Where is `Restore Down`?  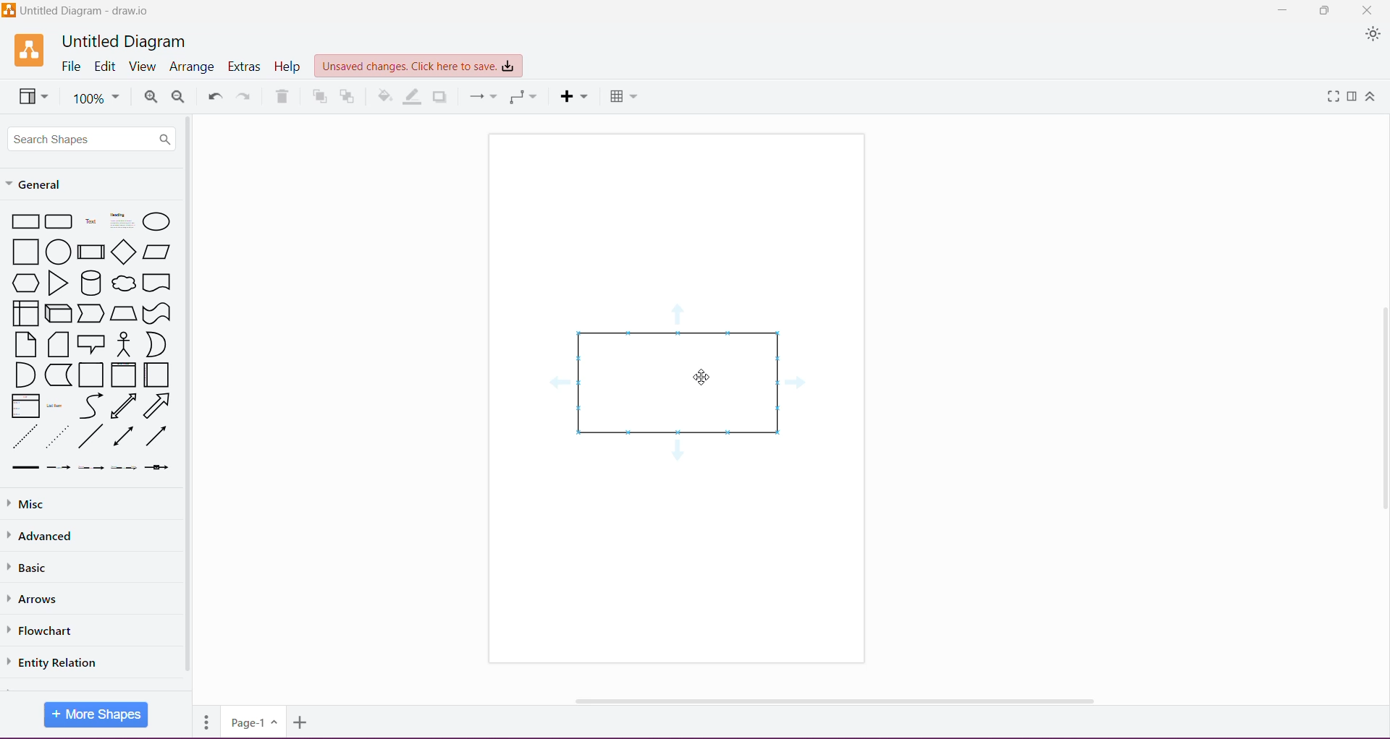
Restore Down is located at coordinates (1326, 9).